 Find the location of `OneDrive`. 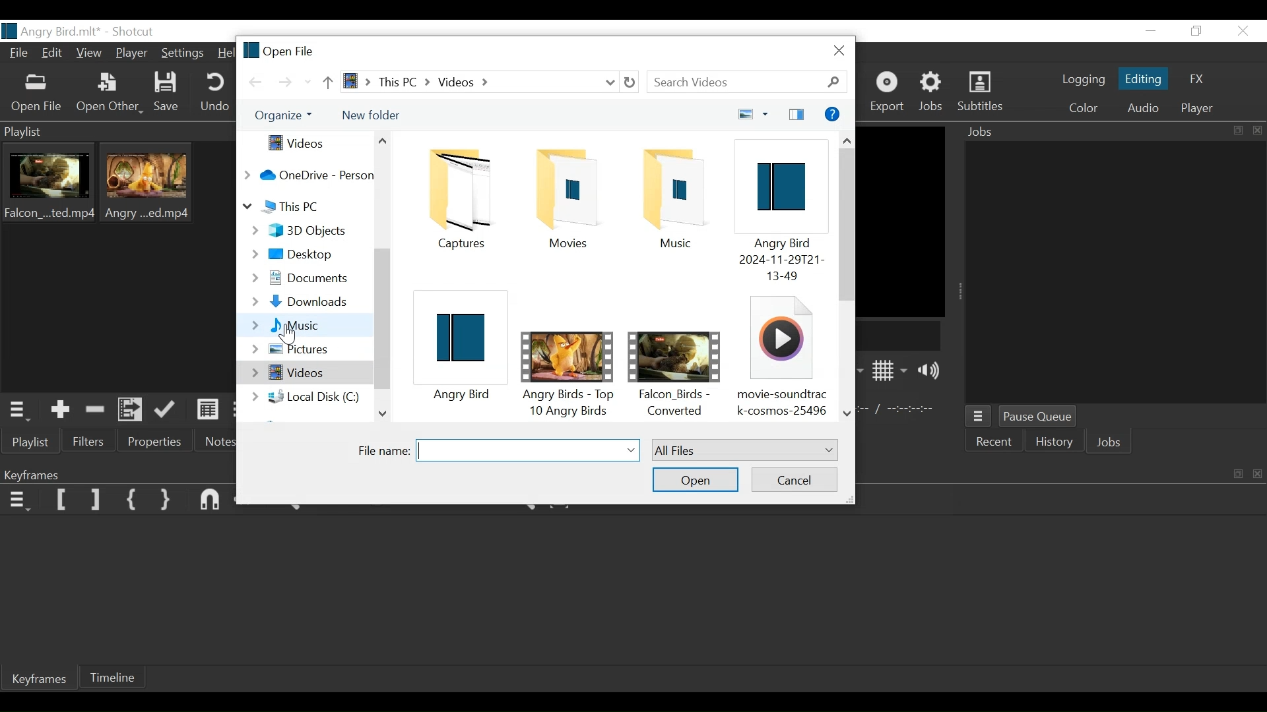

OneDrive is located at coordinates (308, 175).